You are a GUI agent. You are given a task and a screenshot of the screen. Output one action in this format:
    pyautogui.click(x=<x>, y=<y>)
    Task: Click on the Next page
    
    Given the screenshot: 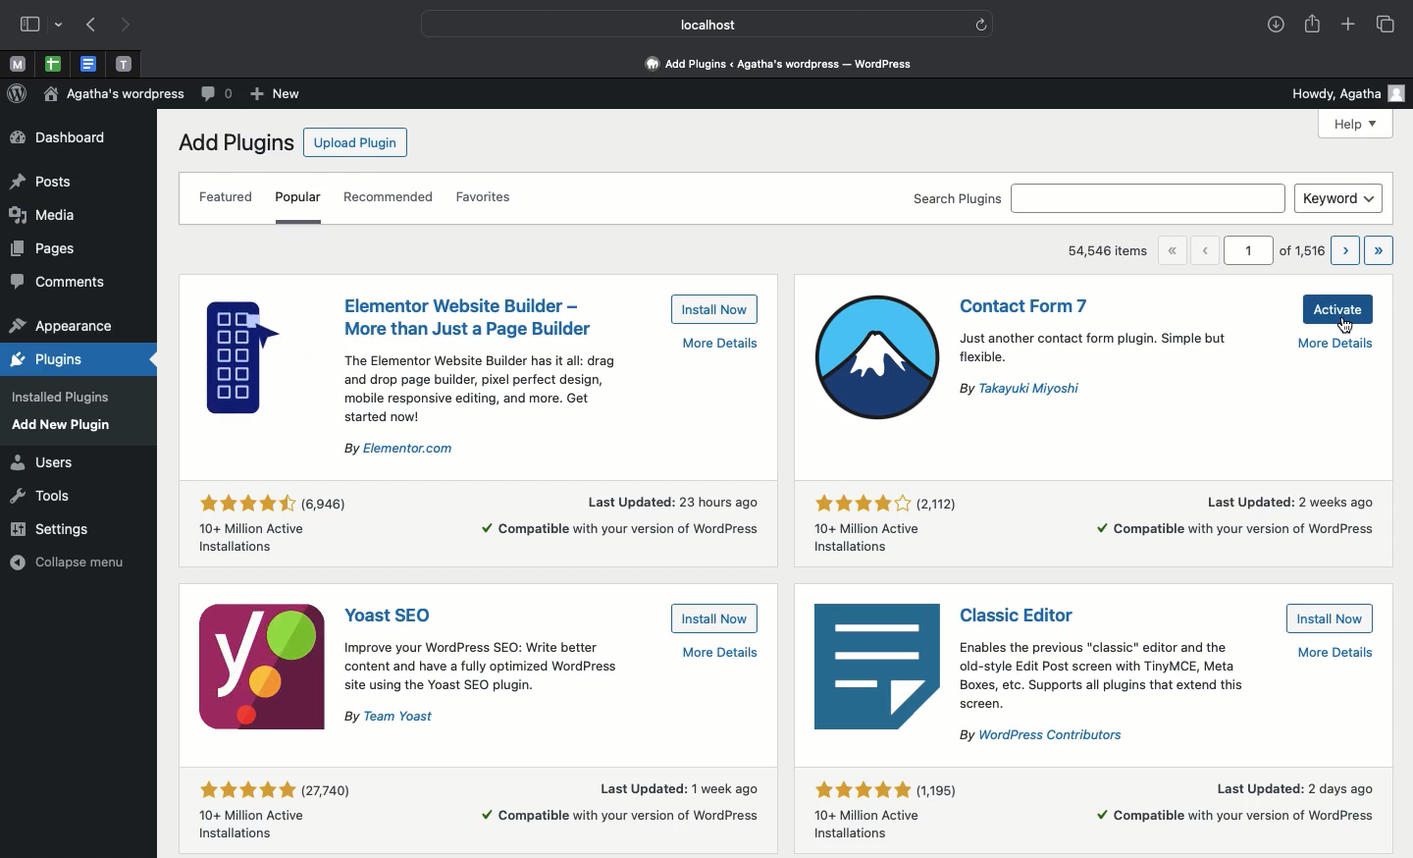 What is the action you would take?
    pyautogui.click(x=1345, y=250)
    